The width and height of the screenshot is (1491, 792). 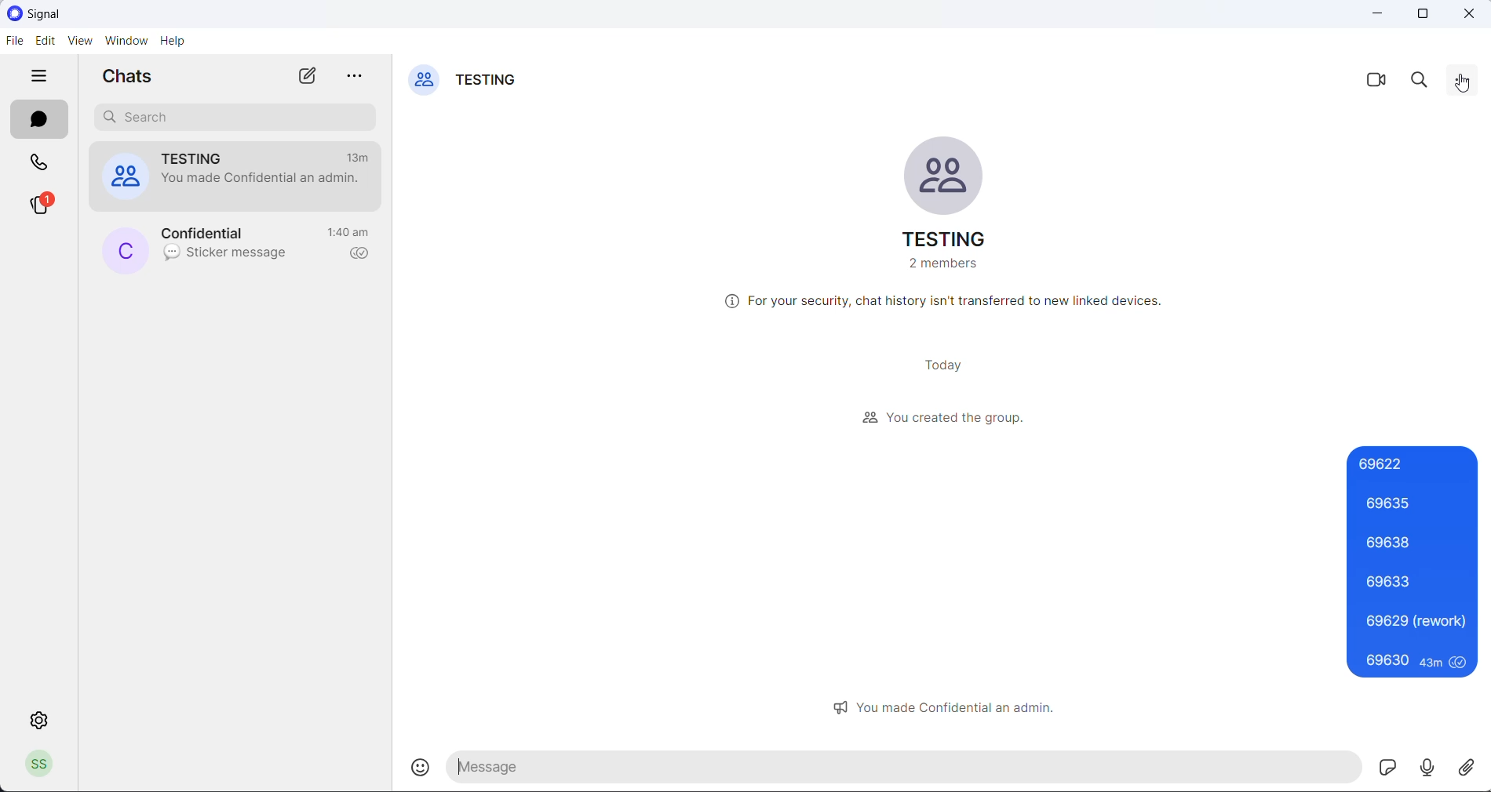 I want to click on chats heading, so click(x=133, y=79).